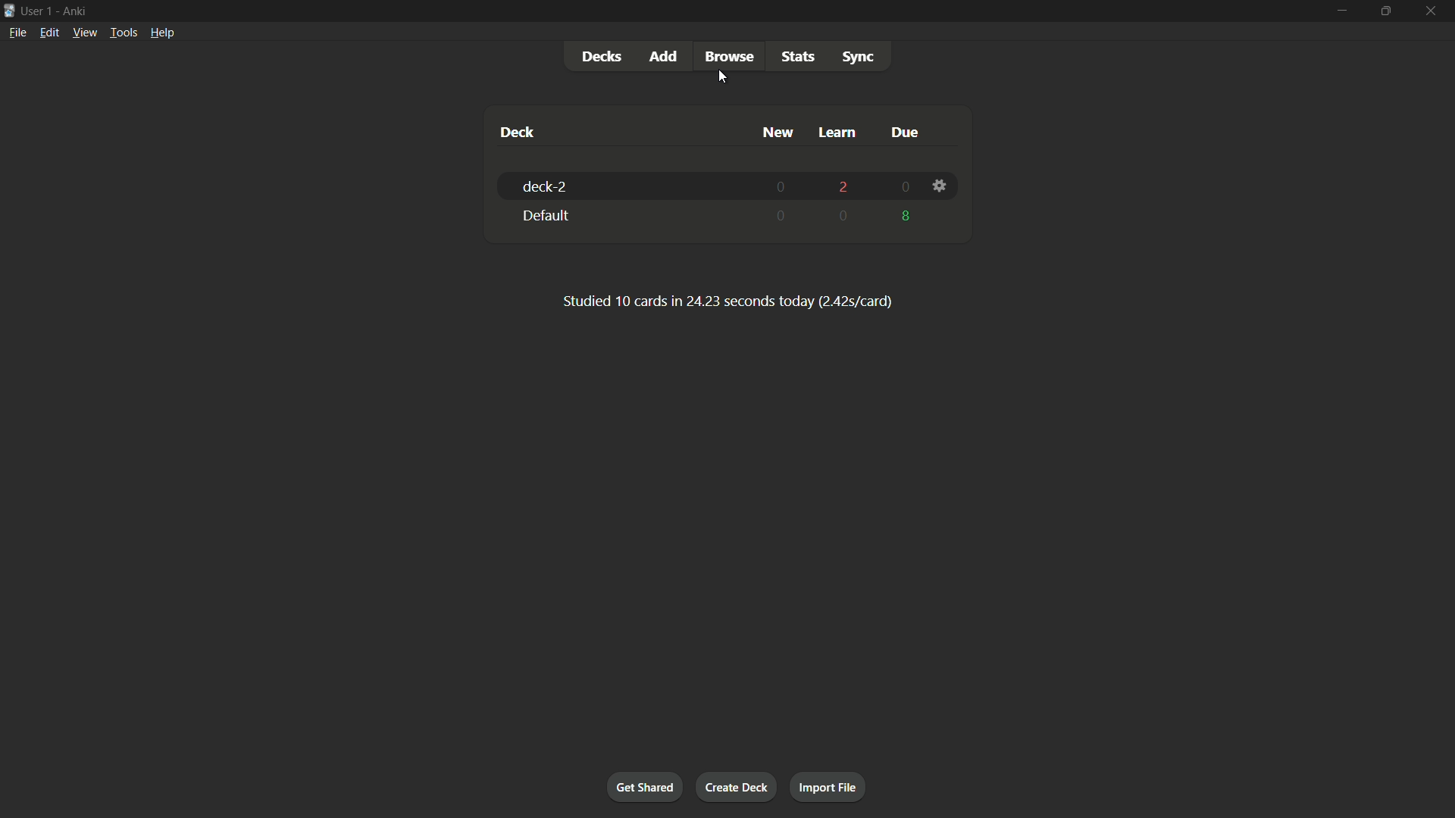  Describe the element at coordinates (829, 788) in the screenshot. I see `Import file` at that location.